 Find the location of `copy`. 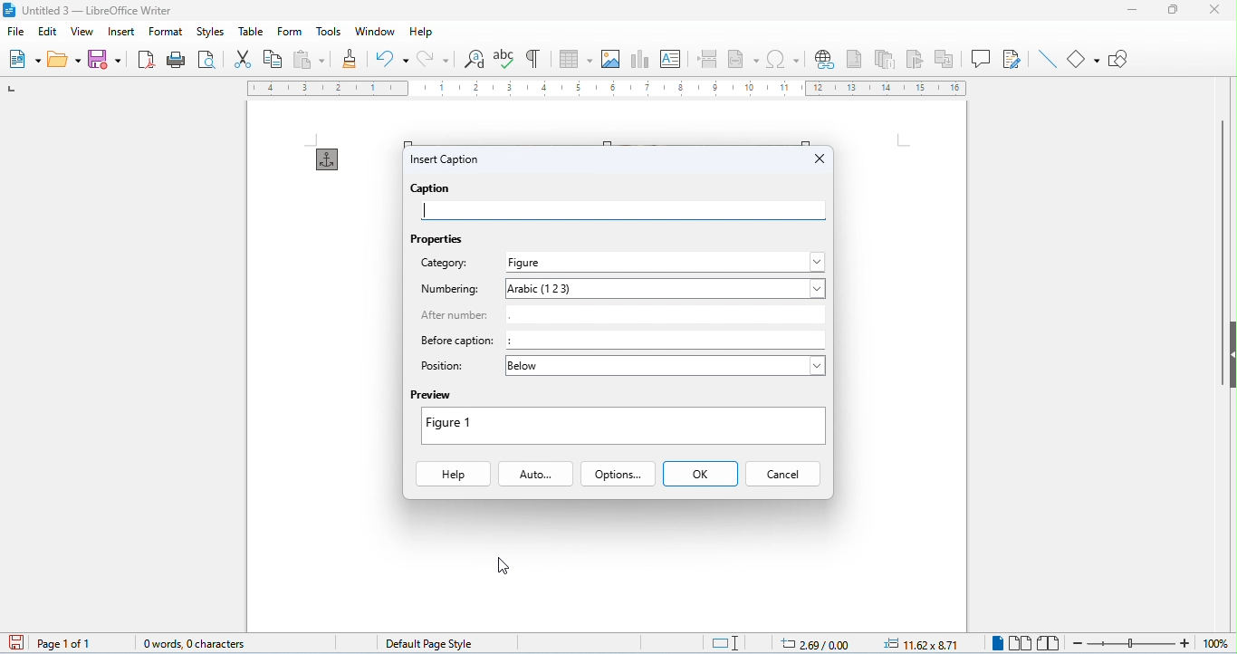

copy is located at coordinates (273, 60).